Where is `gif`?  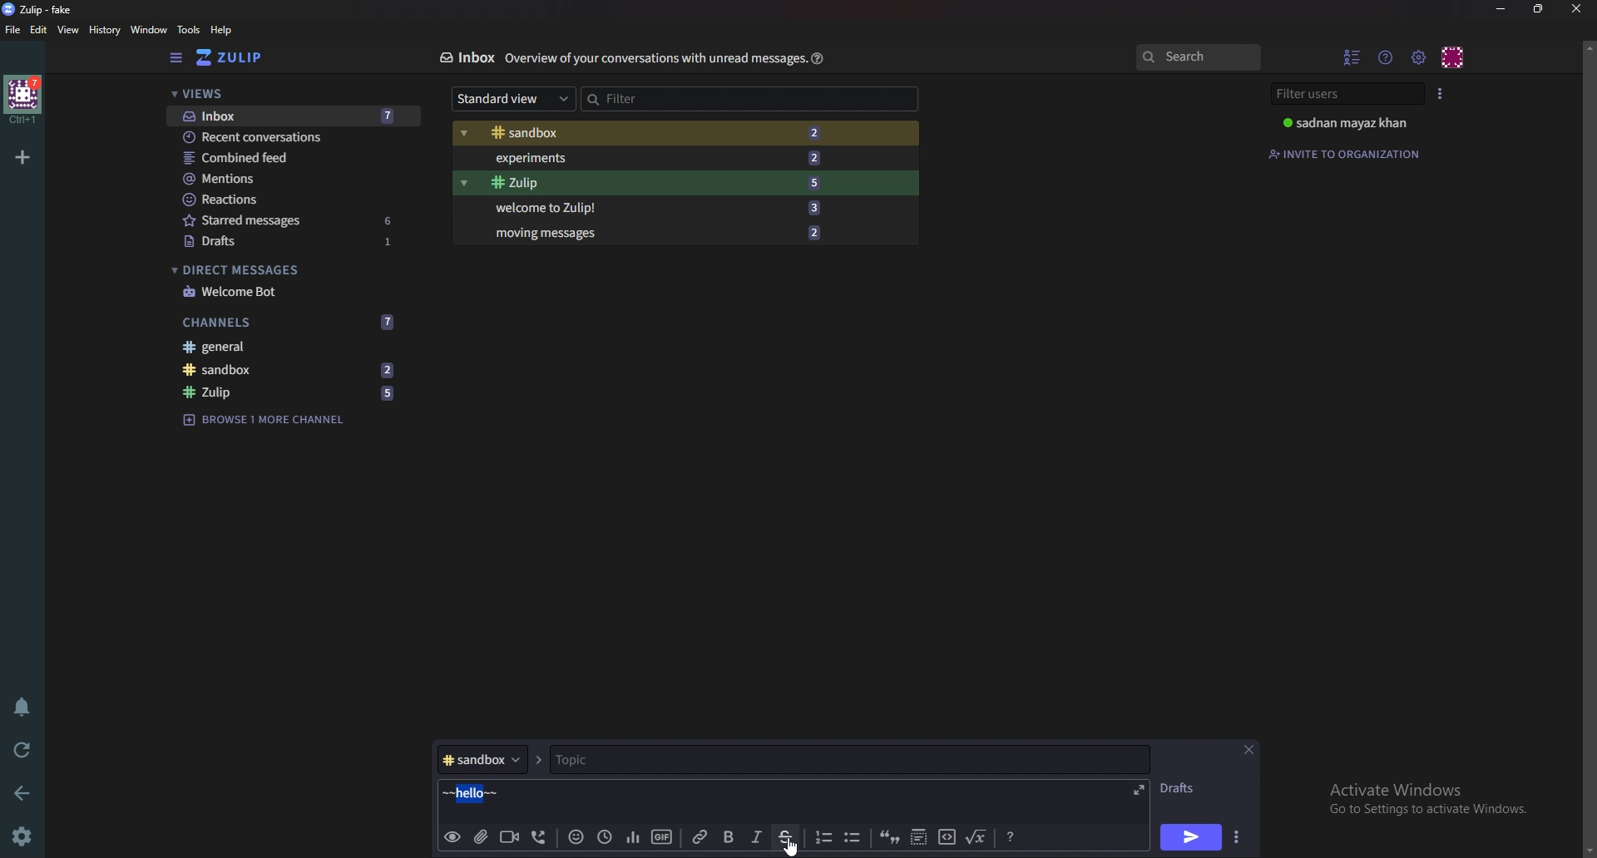
gif is located at coordinates (661, 839).